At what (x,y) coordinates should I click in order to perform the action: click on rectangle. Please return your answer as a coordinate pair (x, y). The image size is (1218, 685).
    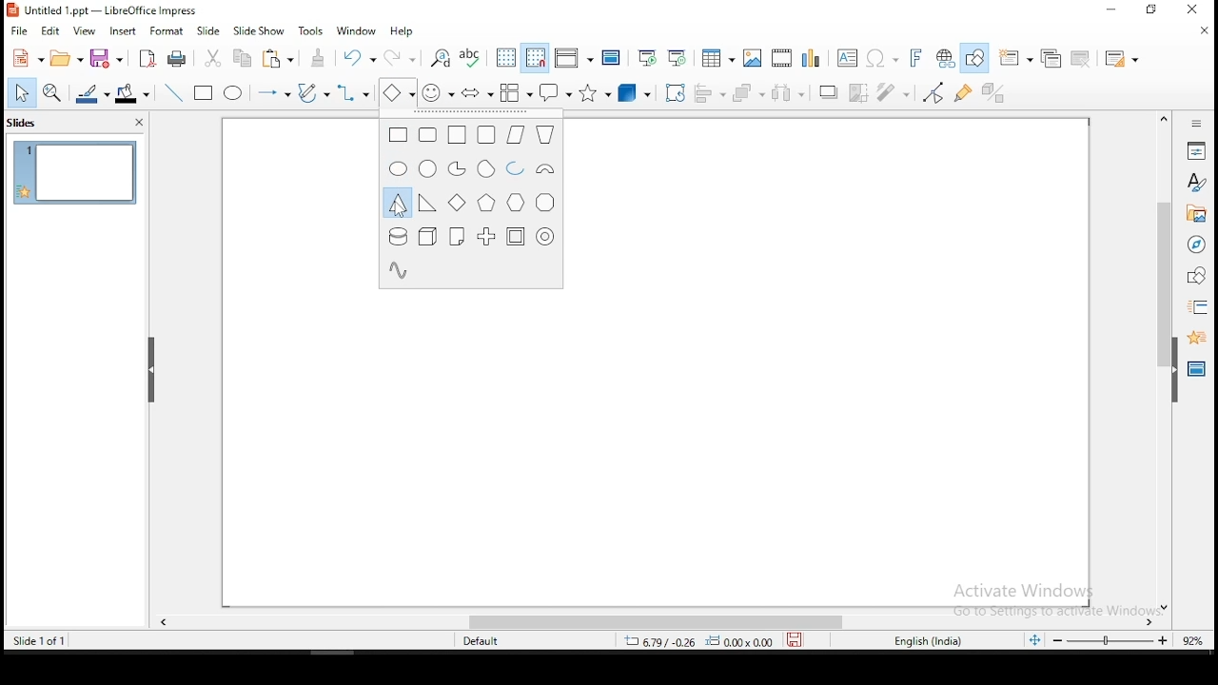
    Looking at the image, I should click on (205, 94).